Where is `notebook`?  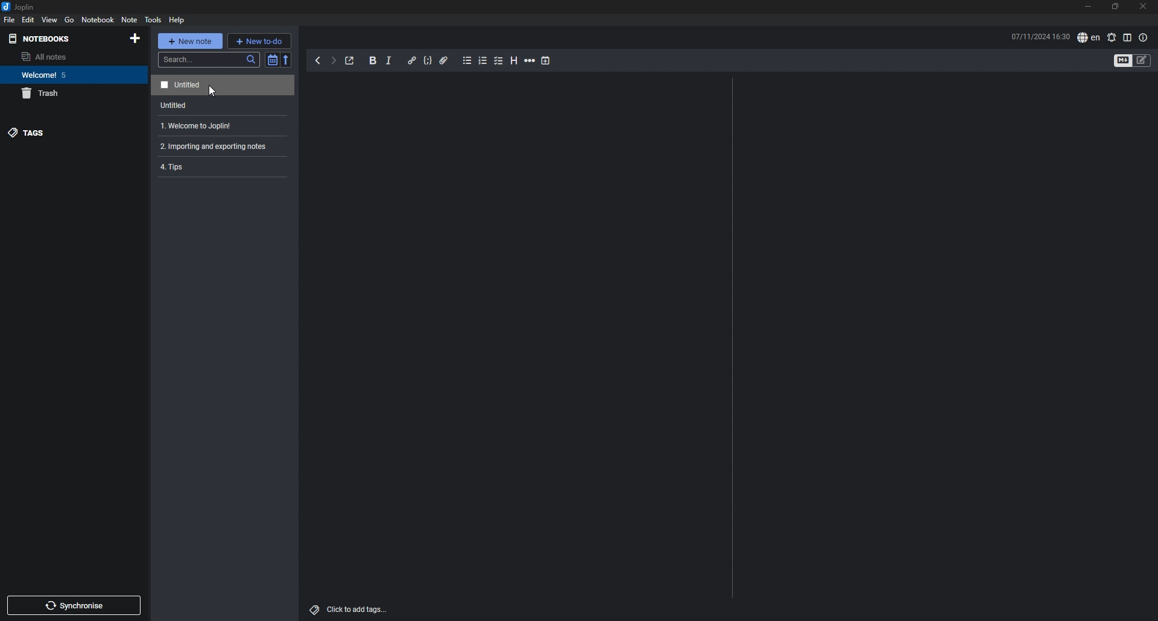 notebook is located at coordinates (98, 20).